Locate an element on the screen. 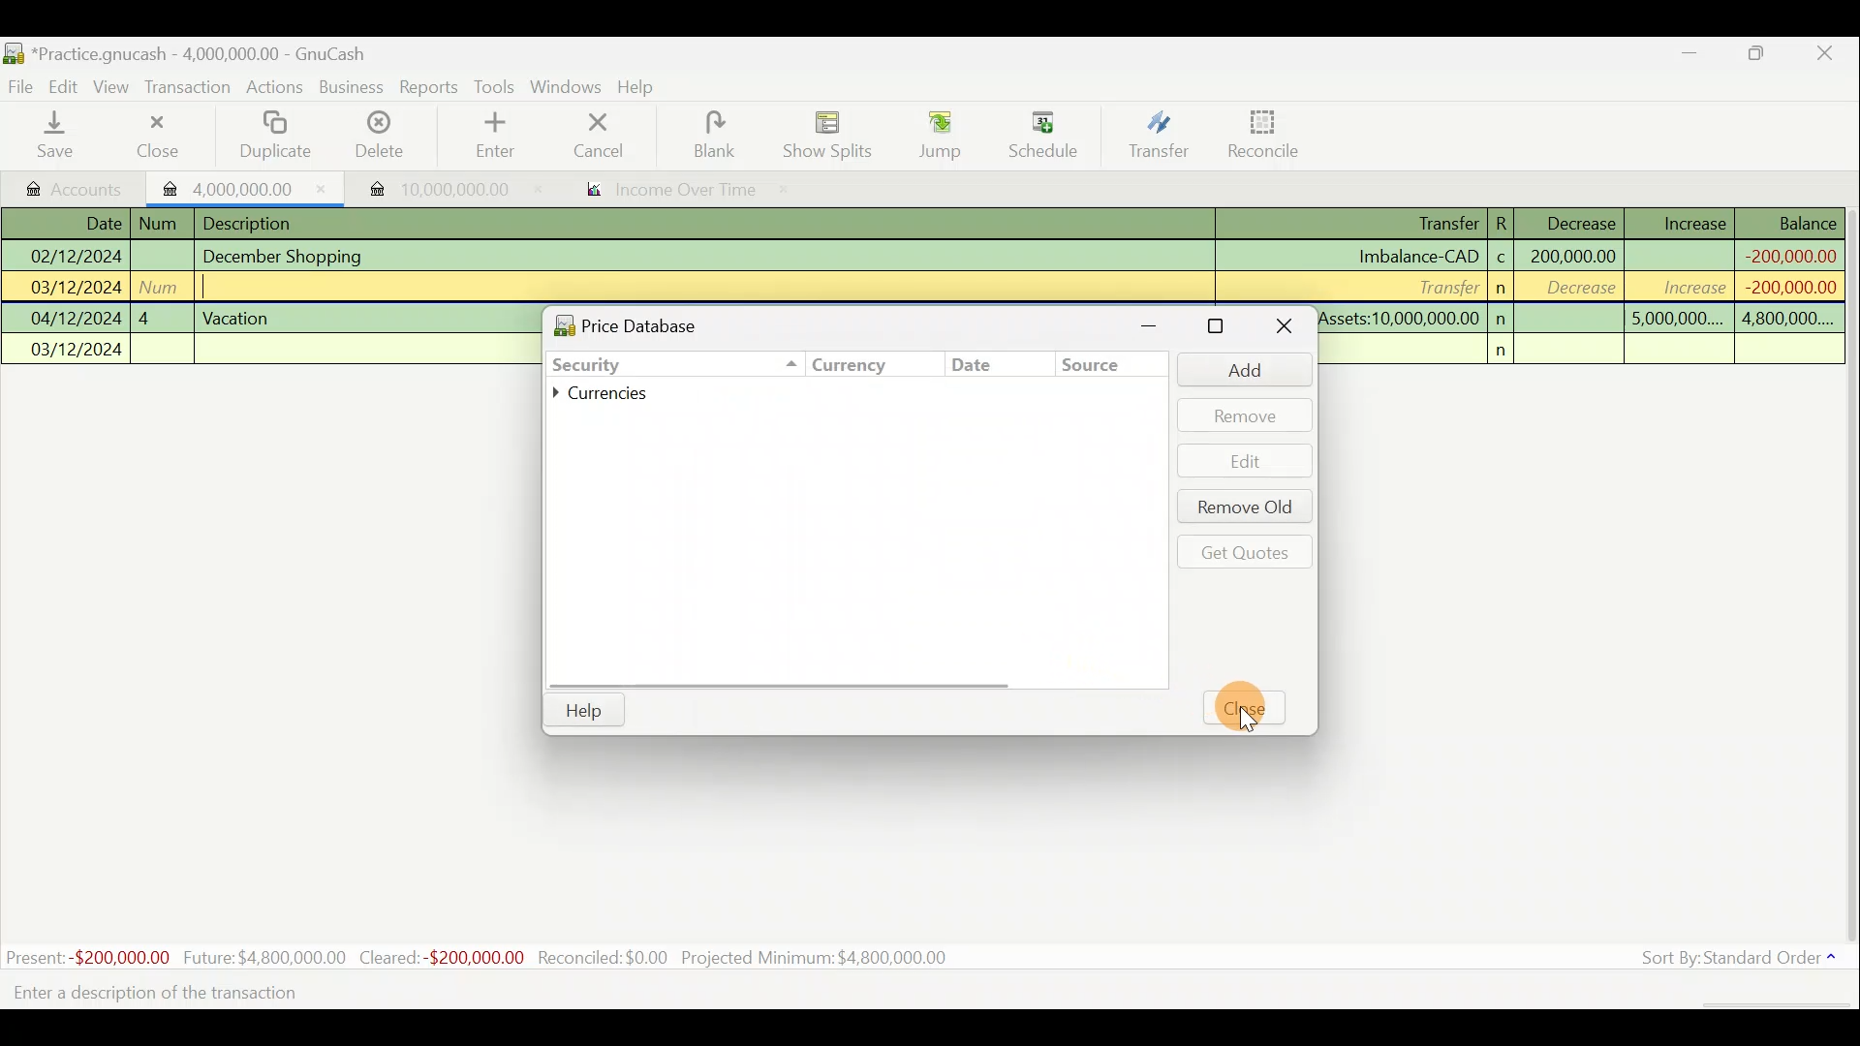 The width and height of the screenshot is (1860, 1046). Reports is located at coordinates (428, 87).